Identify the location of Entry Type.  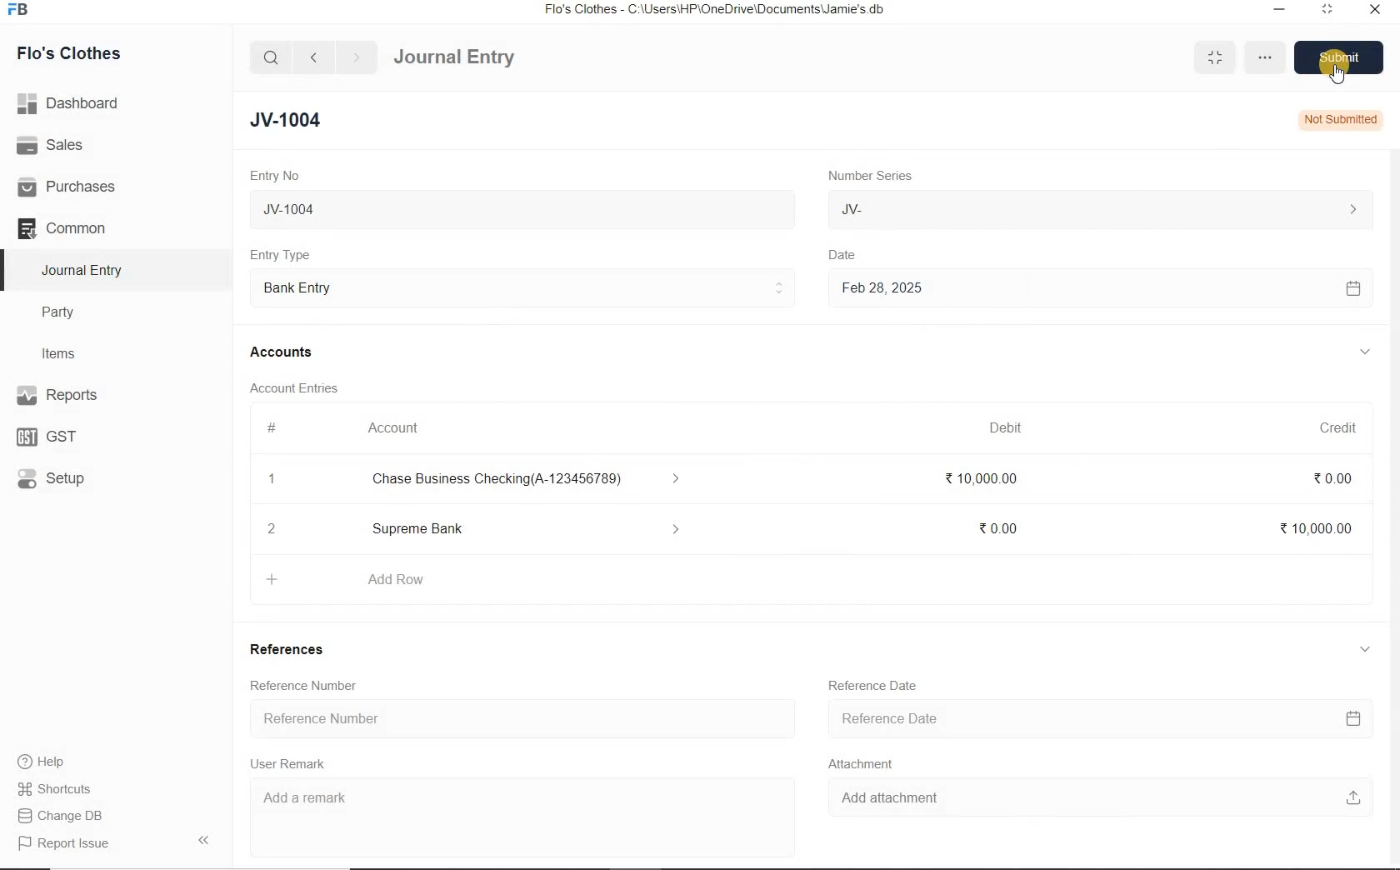
(286, 254).